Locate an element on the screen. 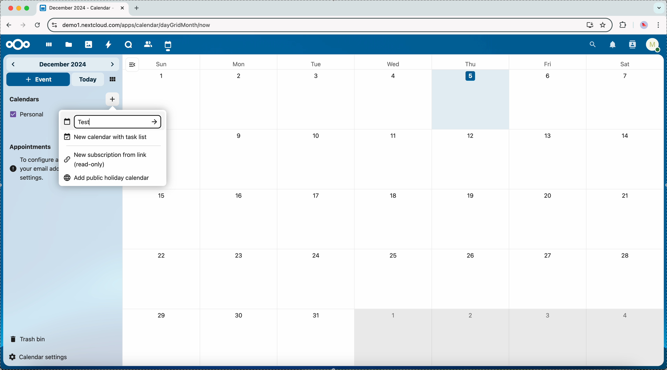 The height and width of the screenshot is (370, 667). Nextcloud logo is located at coordinates (16, 45).